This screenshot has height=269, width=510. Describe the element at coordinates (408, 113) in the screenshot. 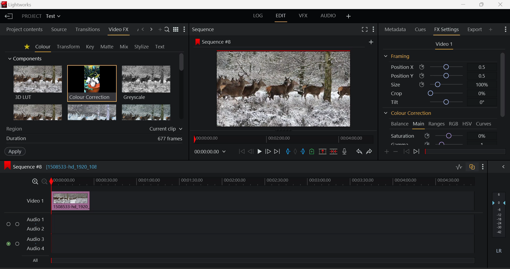

I see `Colour Correction` at that location.